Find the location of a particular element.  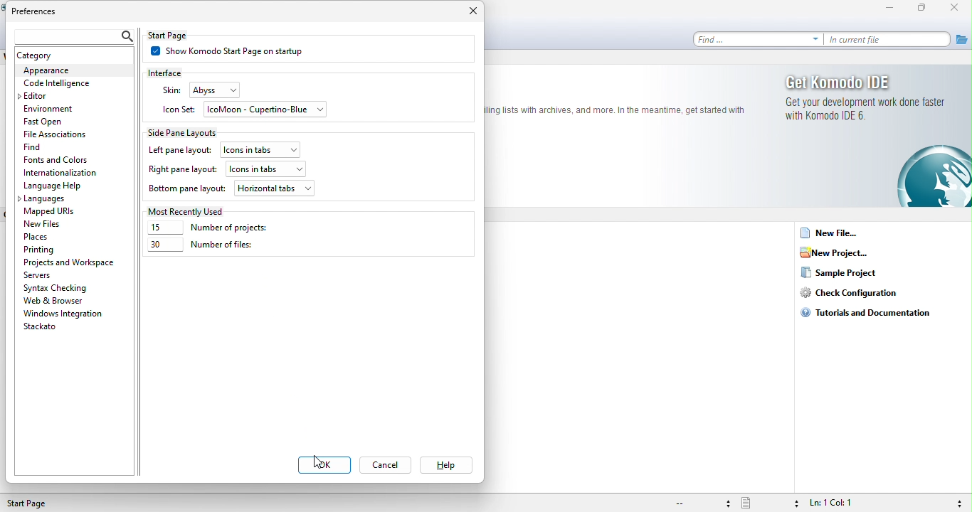

windows integration is located at coordinates (63, 314).